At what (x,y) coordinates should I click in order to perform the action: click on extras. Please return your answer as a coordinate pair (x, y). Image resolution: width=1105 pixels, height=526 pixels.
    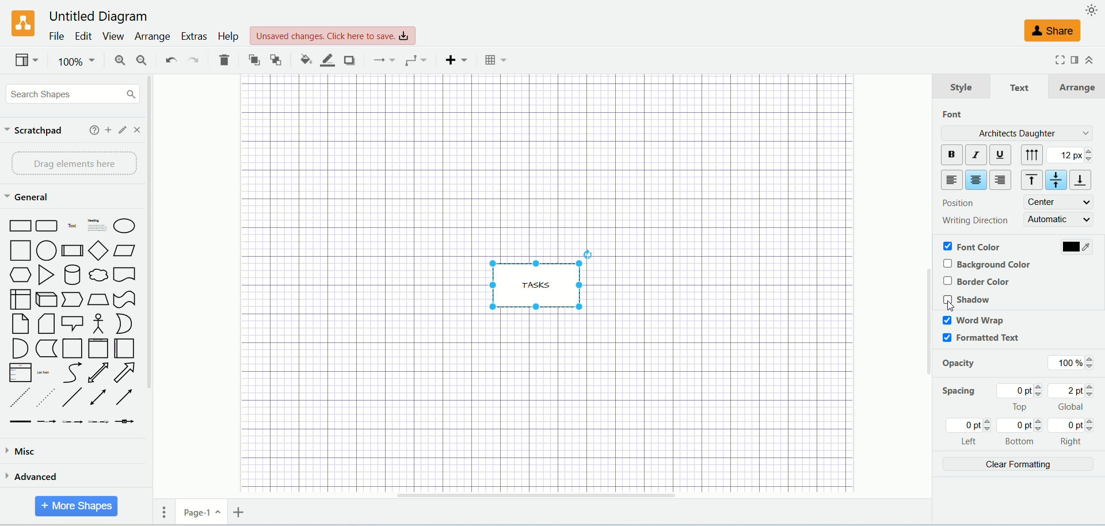
    Looking at the image, I should click on (193, 36).